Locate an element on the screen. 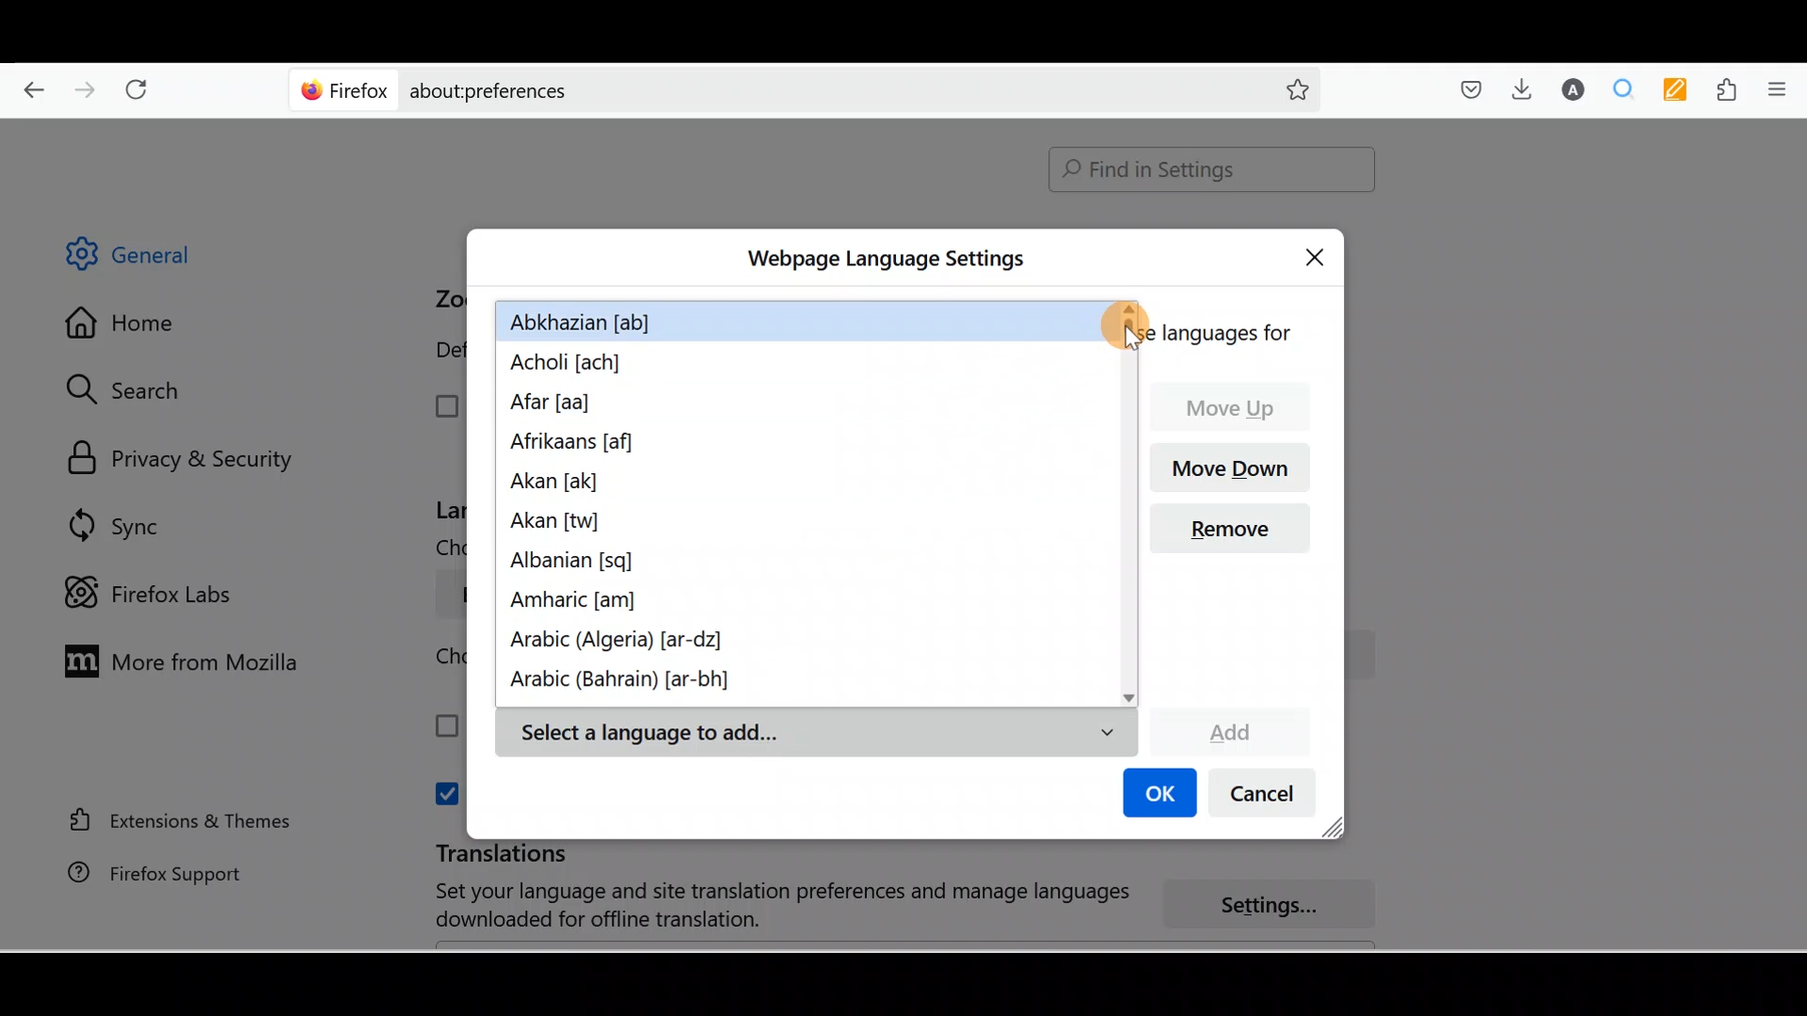 The width and height of the screenshot is (1807, 1016). Firefox support is located at coordinates (142, 873).